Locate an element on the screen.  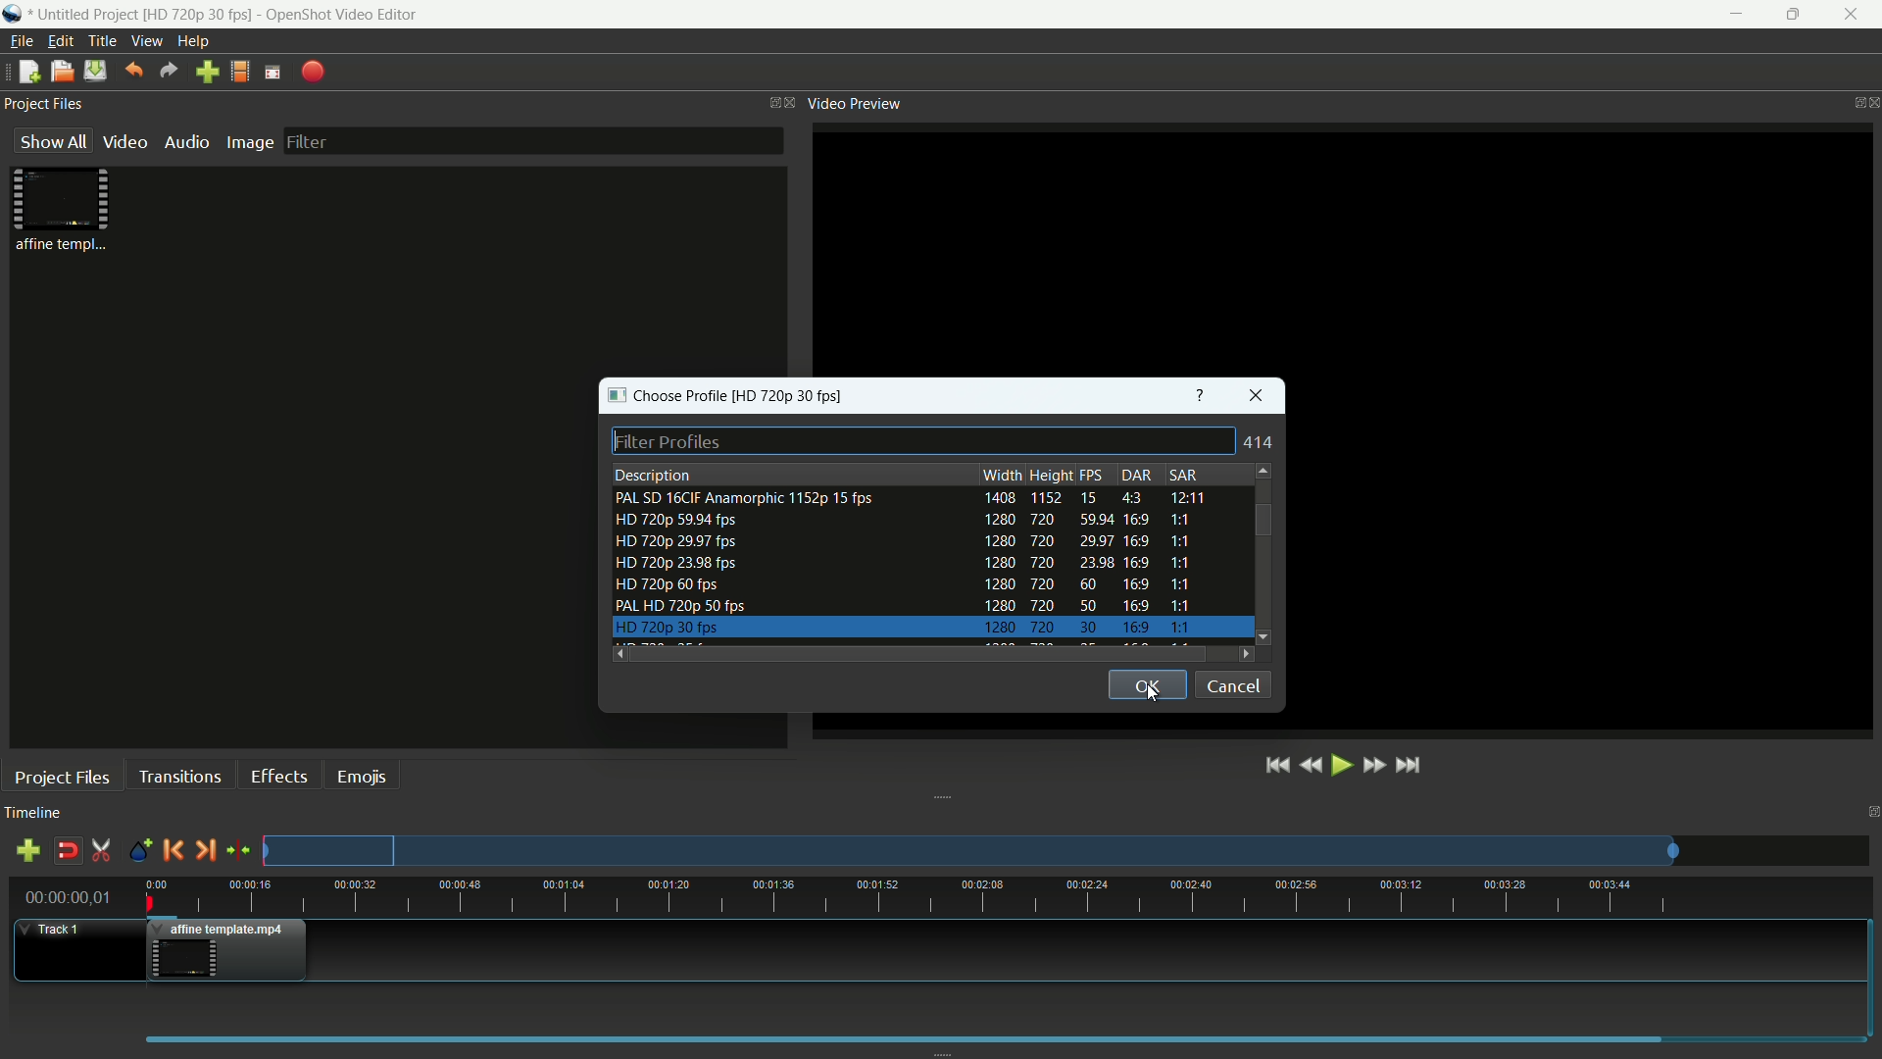
cursor is located at coordinates (1154, 695).